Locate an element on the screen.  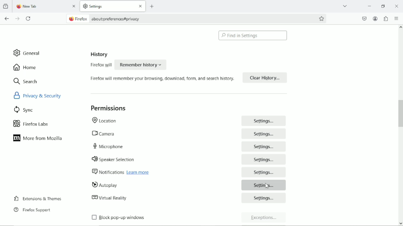
autoplay is located at coordinates (133, 185).